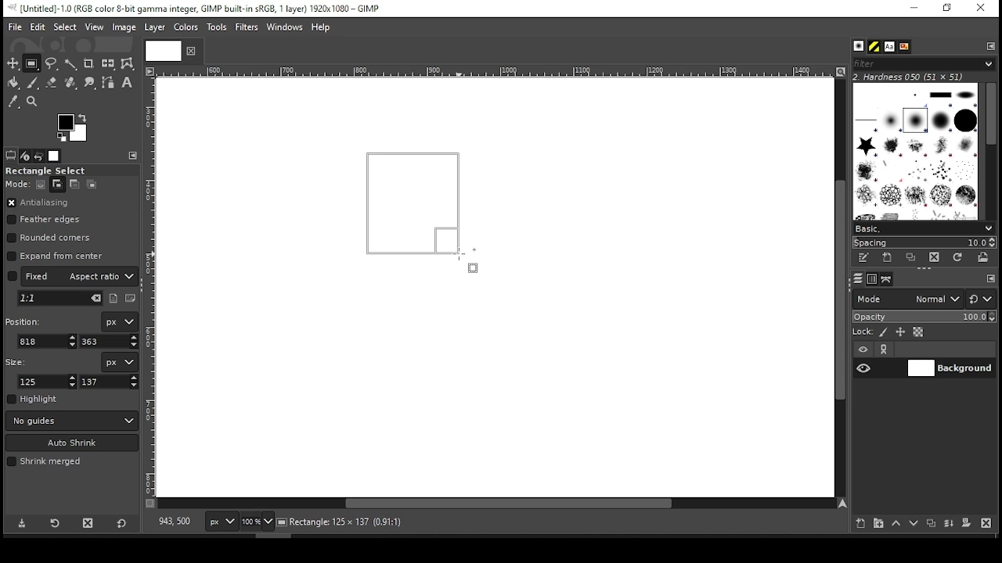  I want to click on position, so click(26, 320).